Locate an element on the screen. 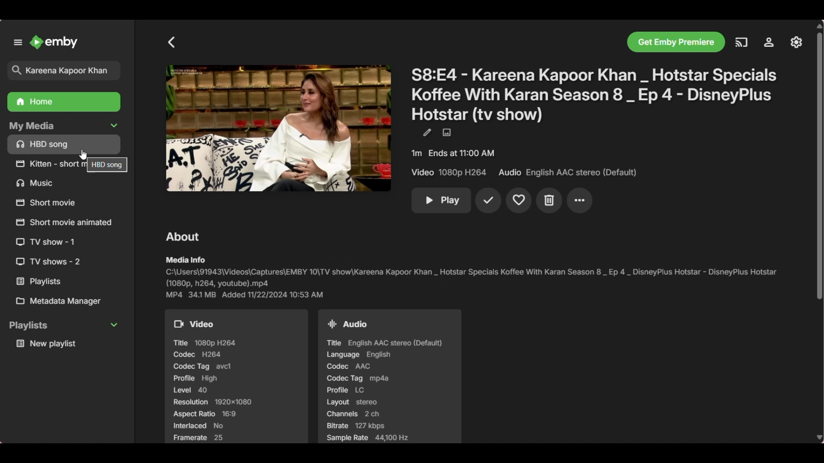 Image resolution: width=824 pixels, height=463 pixels.  is located at coordinates (51, 281).